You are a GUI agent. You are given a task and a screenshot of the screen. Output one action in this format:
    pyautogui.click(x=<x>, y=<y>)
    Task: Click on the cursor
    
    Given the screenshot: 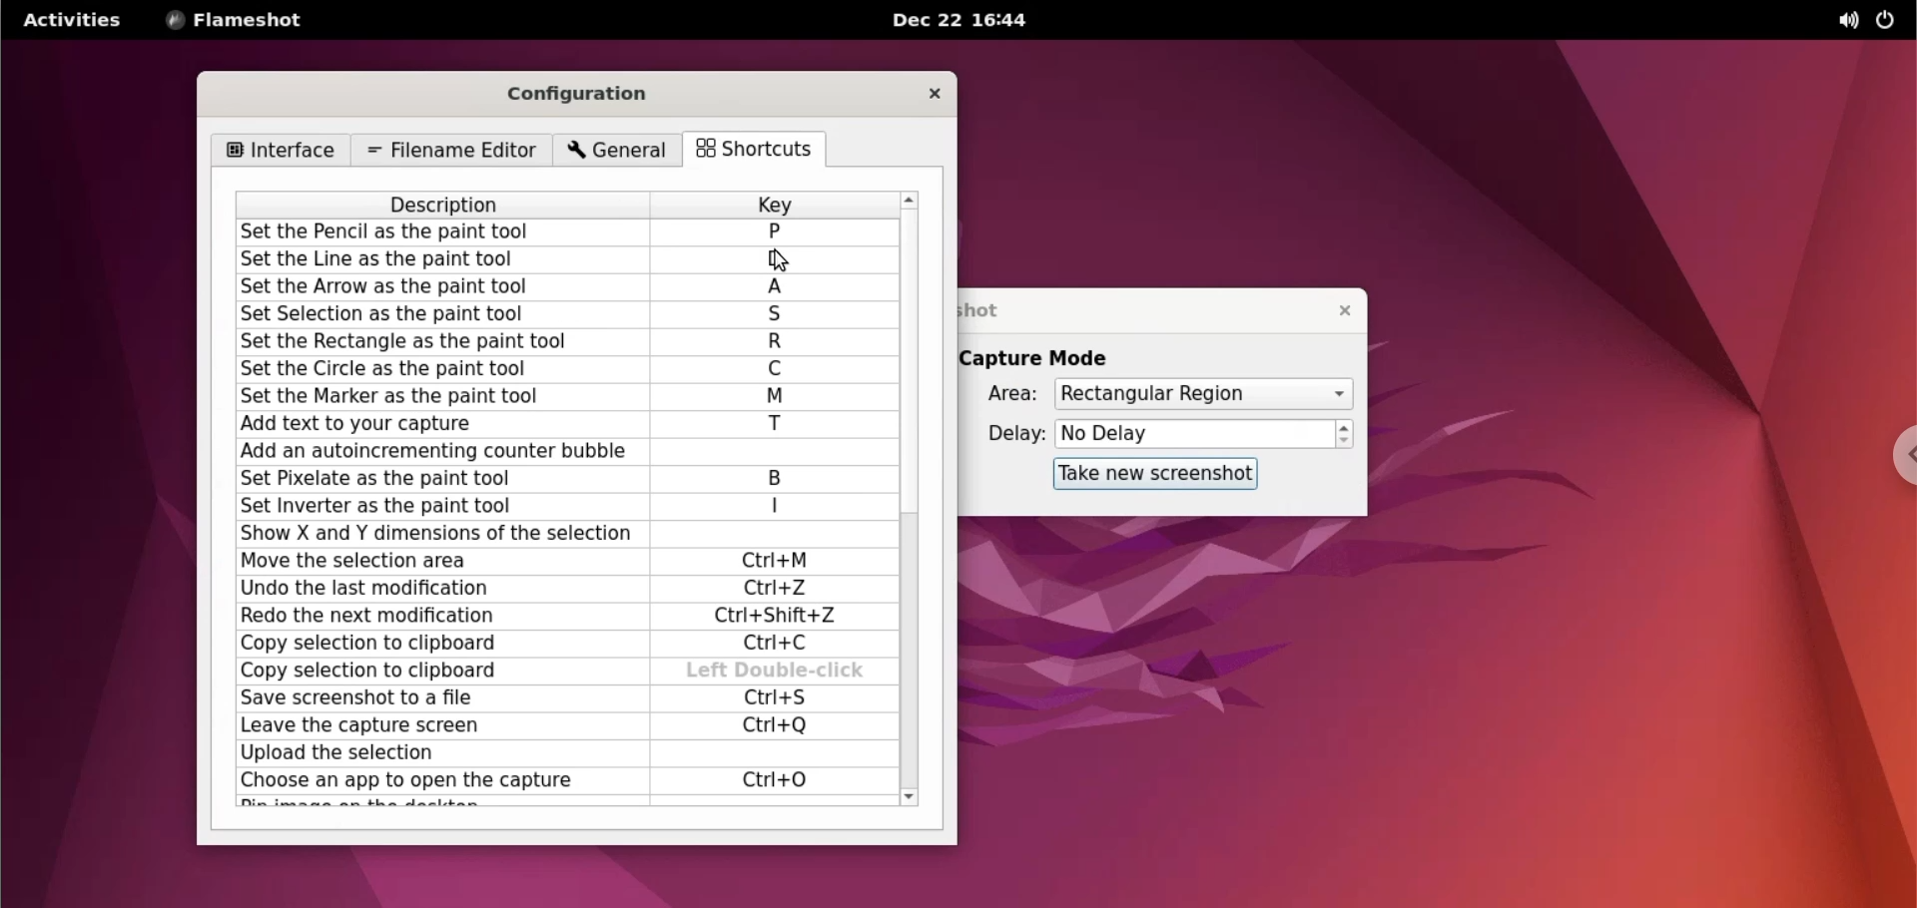 What is the action you would take?
    pyautogui.click(x=790, y=260)
    